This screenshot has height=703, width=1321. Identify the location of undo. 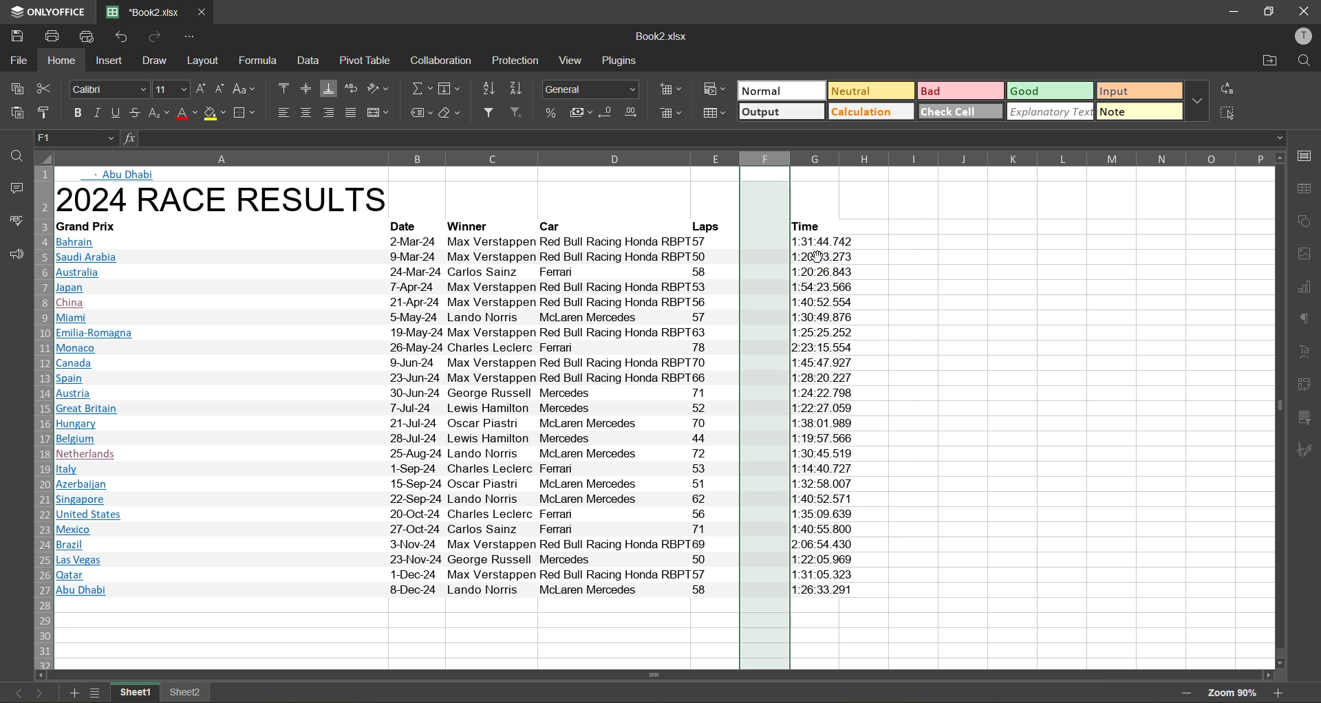
(120, 36).